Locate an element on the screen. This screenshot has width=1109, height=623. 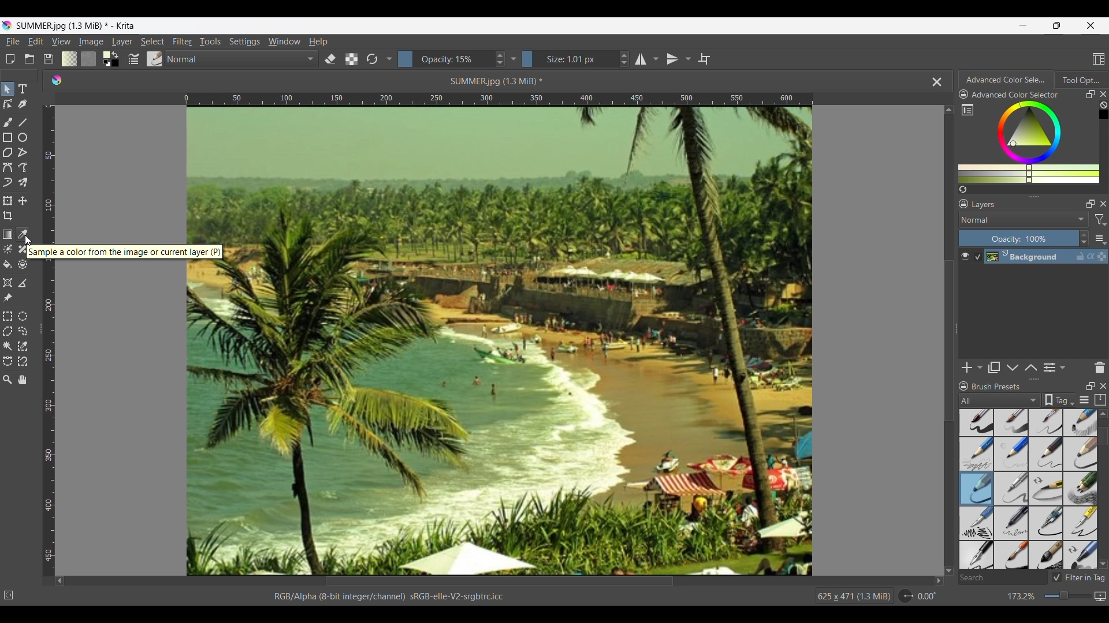
Float docker is located at coordinates (1091, 94).